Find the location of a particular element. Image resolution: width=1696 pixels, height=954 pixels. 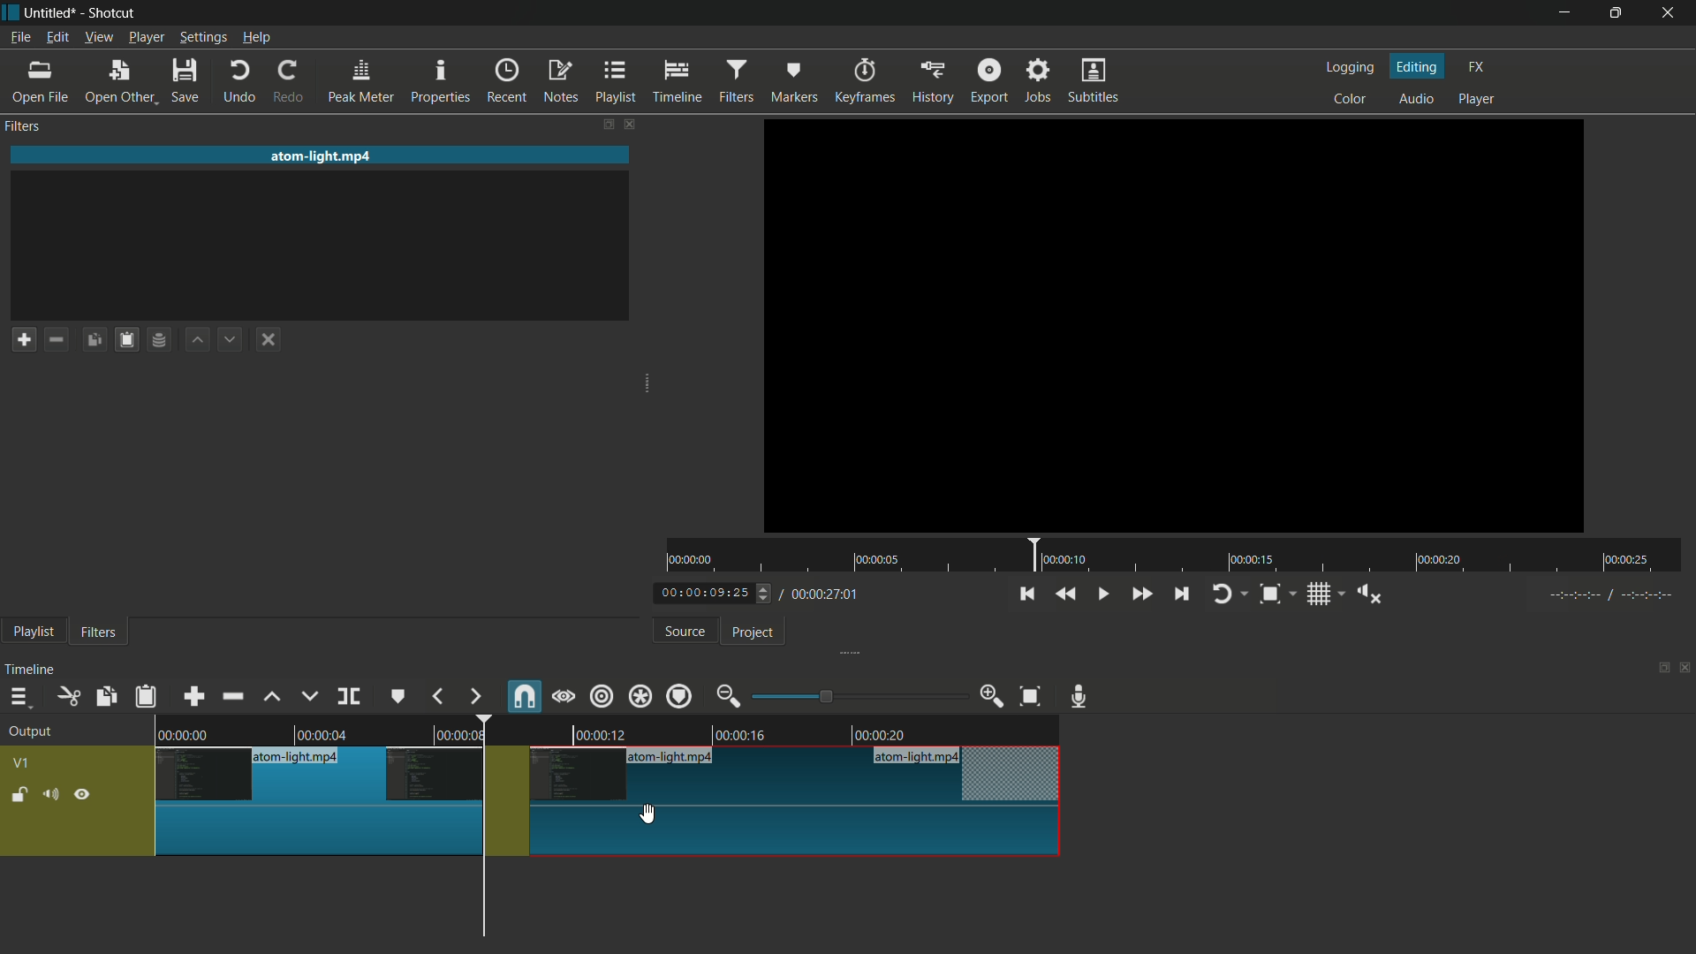

video track v1 is located at coordinates (604, 774).